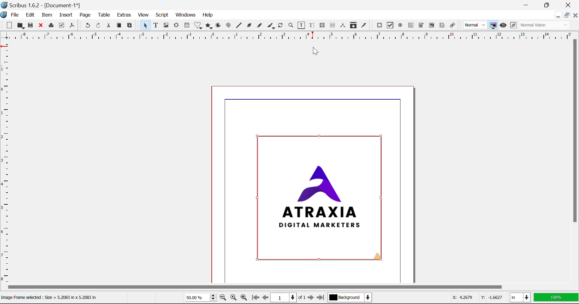  Describe the element at coordinates (364, 26) in the screenshot. I see `Eyedropper` at that location.